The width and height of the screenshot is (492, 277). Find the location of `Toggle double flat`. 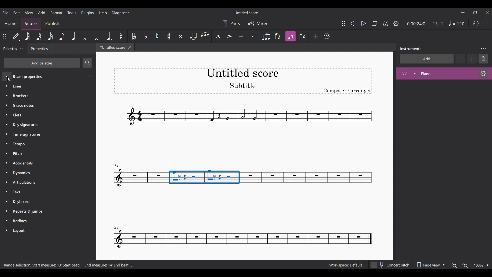

Toggle double flat is located at coordinates (134, 36).